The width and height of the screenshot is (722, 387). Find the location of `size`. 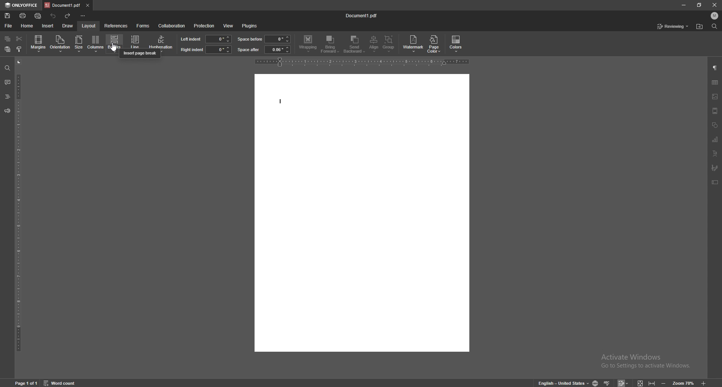

size is located at coordinates (79, 44).